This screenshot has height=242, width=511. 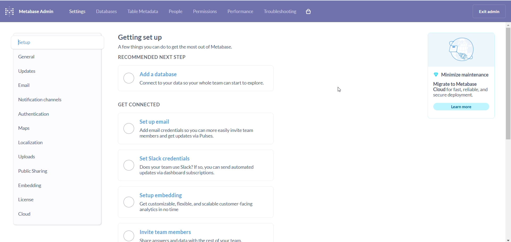 I want to click on localization, so click(x=32, y=142).